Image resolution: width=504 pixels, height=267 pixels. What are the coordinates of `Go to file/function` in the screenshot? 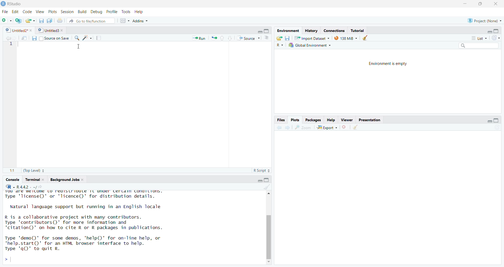 It's located at (89, 20).